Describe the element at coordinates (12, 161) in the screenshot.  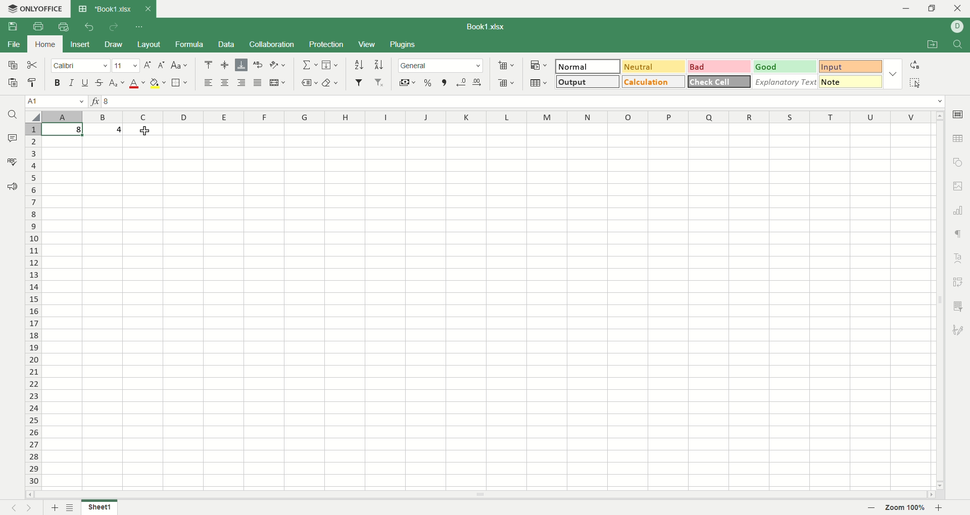
I see `spell check` at that location.